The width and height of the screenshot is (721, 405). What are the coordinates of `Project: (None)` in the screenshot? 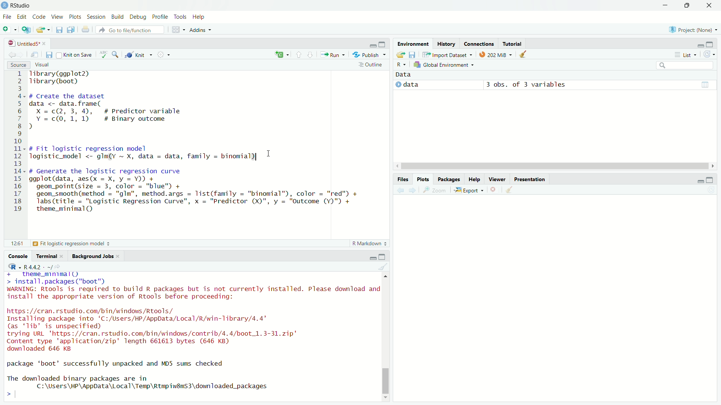 It's located at (693, 30).